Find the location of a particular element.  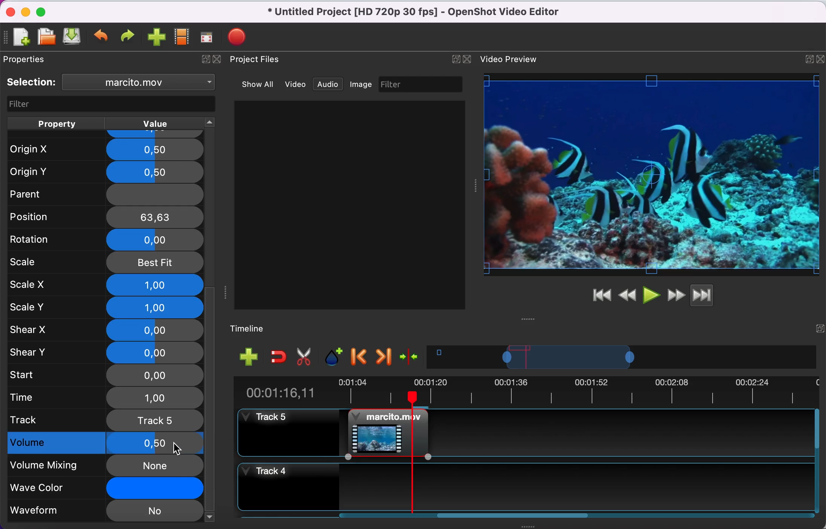

selection is located at coordinates (32, 82).